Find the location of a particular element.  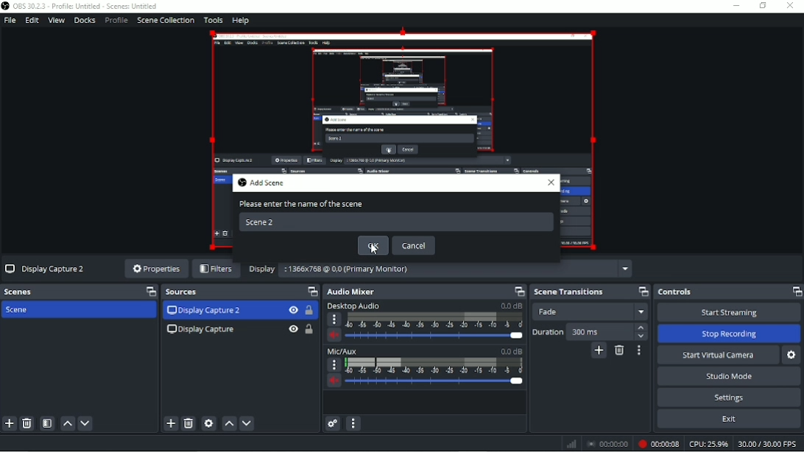

Remove configurable transition is located at coordinates (621, 351).